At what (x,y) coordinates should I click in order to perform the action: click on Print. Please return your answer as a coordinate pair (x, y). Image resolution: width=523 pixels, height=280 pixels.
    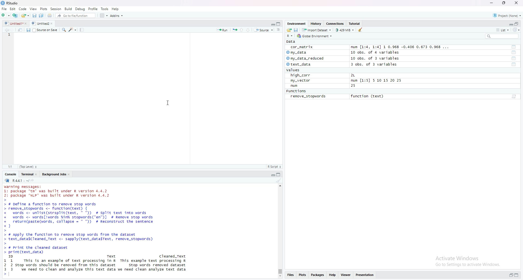
    Looking at the image, I should click on (50, 15).